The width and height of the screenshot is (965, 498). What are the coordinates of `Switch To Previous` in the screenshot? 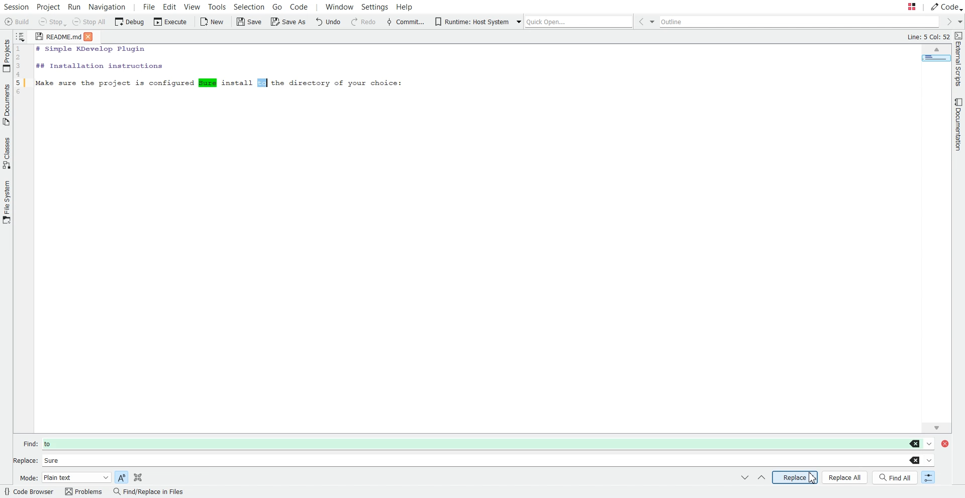 It's located at (761, 478).